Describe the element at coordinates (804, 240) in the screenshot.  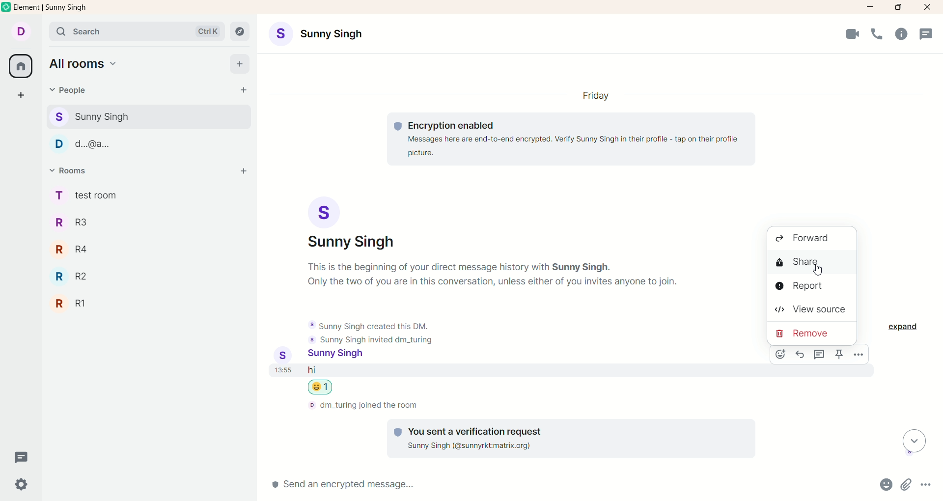
I see `forward` at that location.